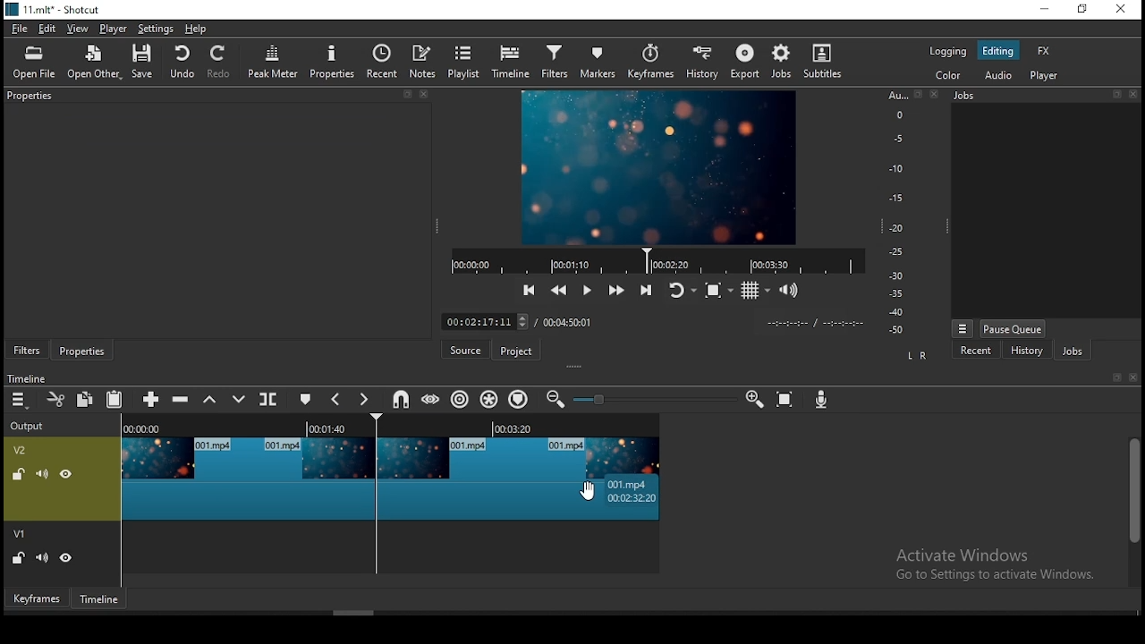  What do you see at coordinates (464, 62) in the screenshot?
I see `playlist` at bounding box center [464, 62].